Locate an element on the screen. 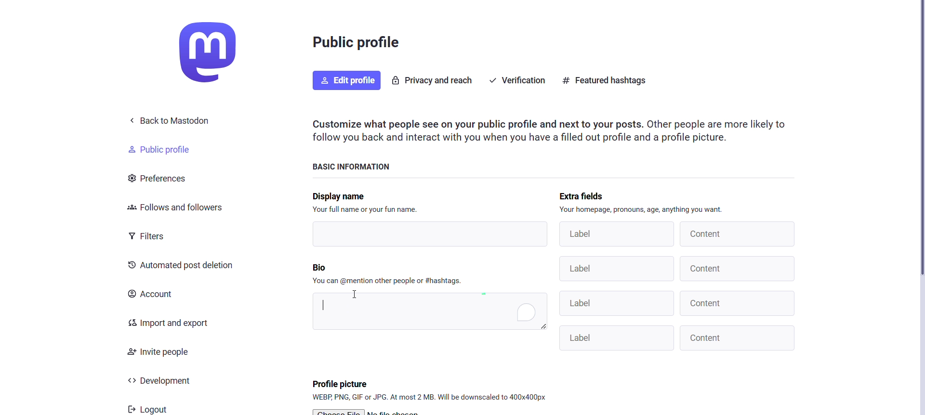 This screenshot has width=925, height=415. Bio is located at coordinates (327, 266).